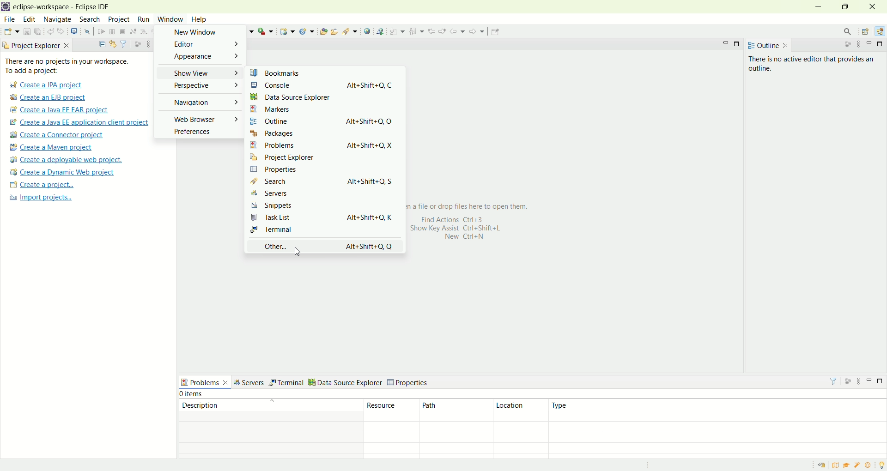 This screenshot has height=471, width=887. Describe the element at coordinates (193, 394) in the screenshot. I see `items` at that location.